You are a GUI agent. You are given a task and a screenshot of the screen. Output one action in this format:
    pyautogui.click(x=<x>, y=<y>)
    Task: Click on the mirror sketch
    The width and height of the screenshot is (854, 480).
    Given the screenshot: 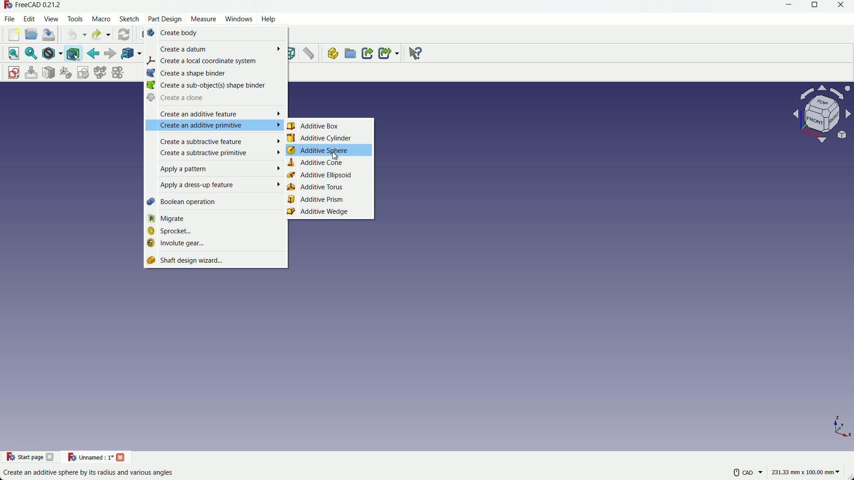 What is the action you would take?
    pyautogui.click(x=118, y=72)
    